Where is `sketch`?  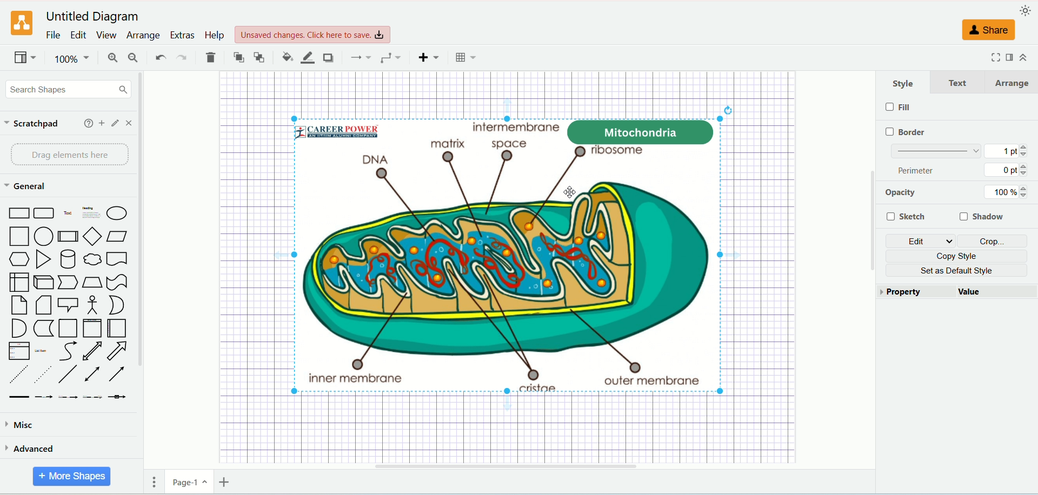
sketch is located at coordinates (906, 215).